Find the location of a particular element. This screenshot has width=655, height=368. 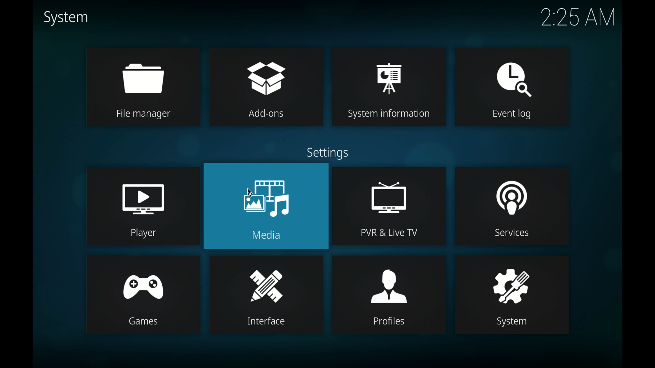

PVR & Live TV is located at coordinates (388, 233).